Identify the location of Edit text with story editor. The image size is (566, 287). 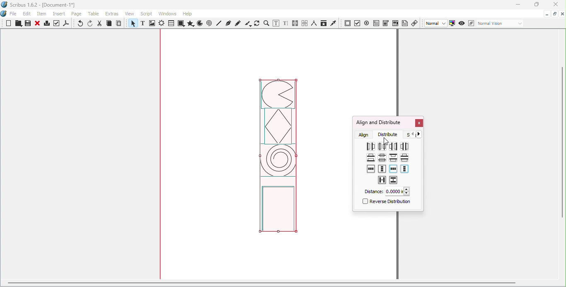
(285, 24).